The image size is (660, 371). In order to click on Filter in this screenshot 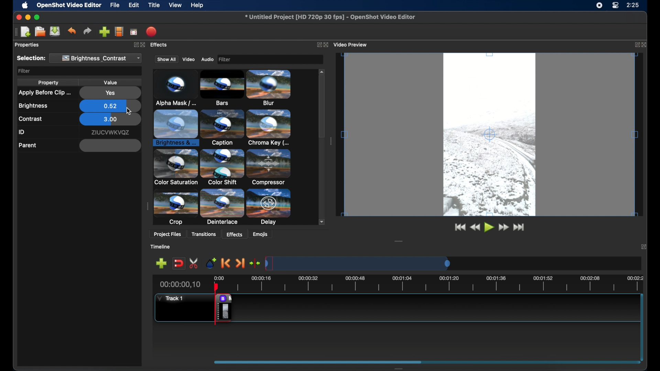, I will do `click(268, 59)`.